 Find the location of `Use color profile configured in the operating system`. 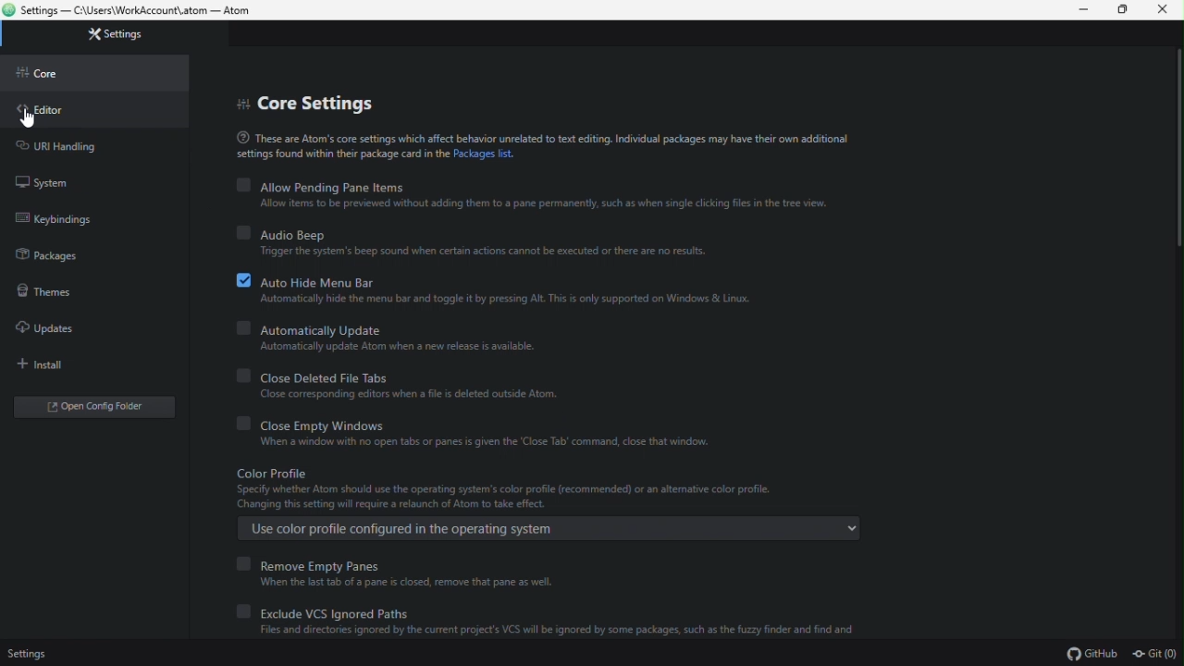

Use color profile configured in the operating system is located at coordinates (548, 531).